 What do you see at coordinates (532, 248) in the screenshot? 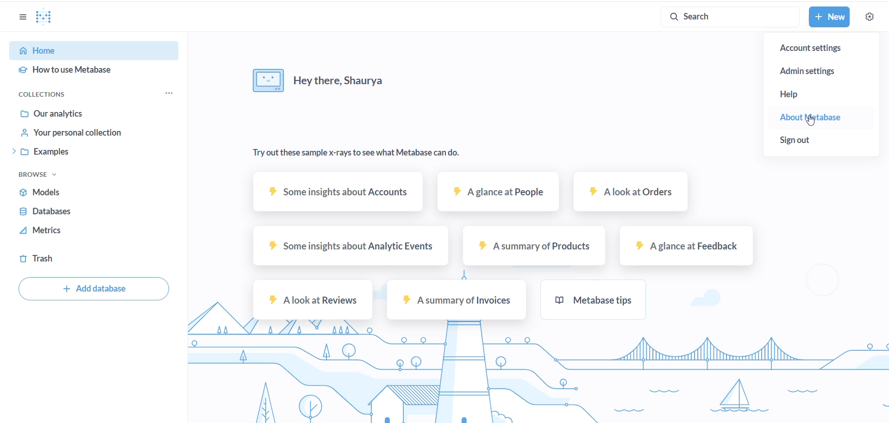
I see `A summary of products` at bounding box center [532, 248].